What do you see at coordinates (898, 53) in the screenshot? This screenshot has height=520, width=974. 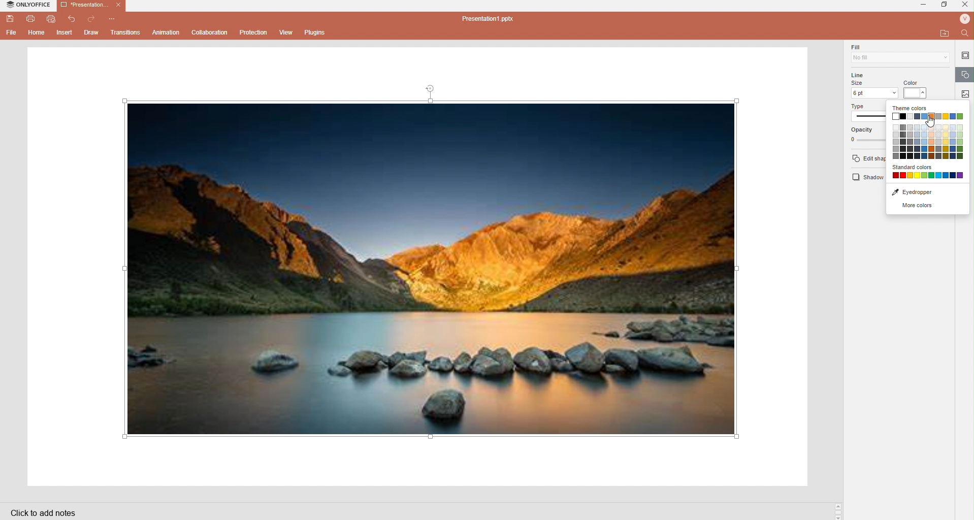 I see `Fill` at bounding box center [898, 53].